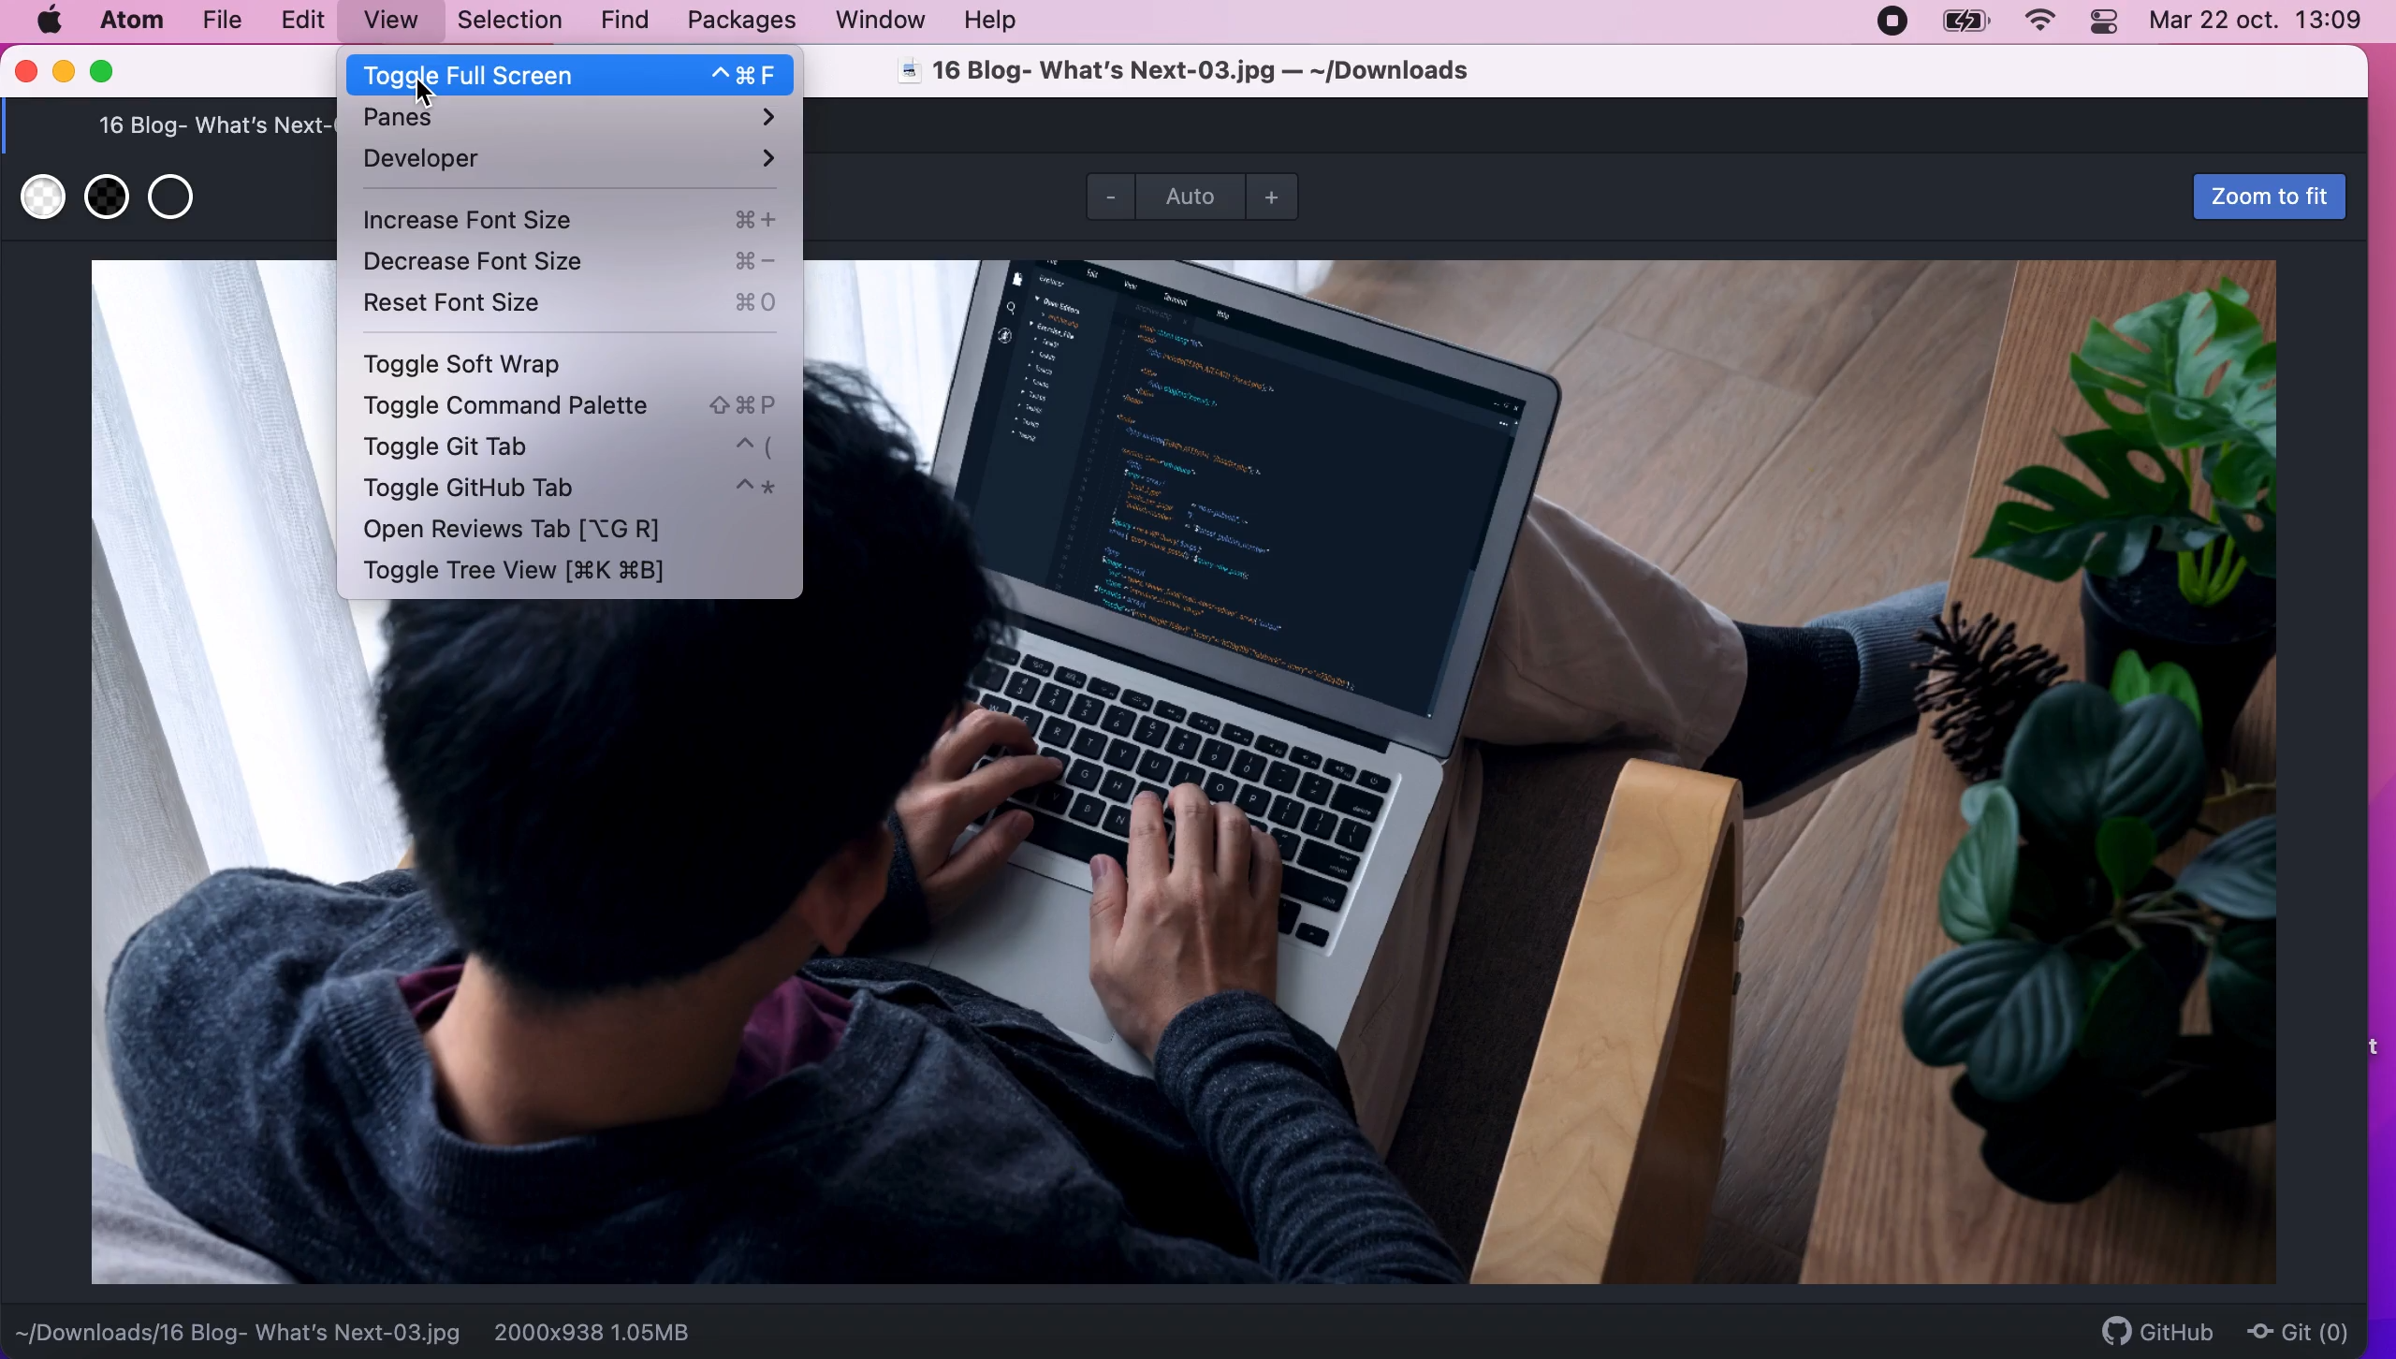 This screenshot has height=1359, width=2396. What do you see at coordinates (631, 21) in the screenshot?
I see `find` at bounding box center [631, 21].